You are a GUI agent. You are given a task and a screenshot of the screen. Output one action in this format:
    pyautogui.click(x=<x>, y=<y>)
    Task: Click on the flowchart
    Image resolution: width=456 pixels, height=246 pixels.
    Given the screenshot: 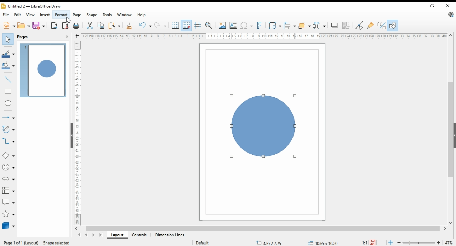 What is the action you would take?
    pyautogui.click(x=8, y=191)
    